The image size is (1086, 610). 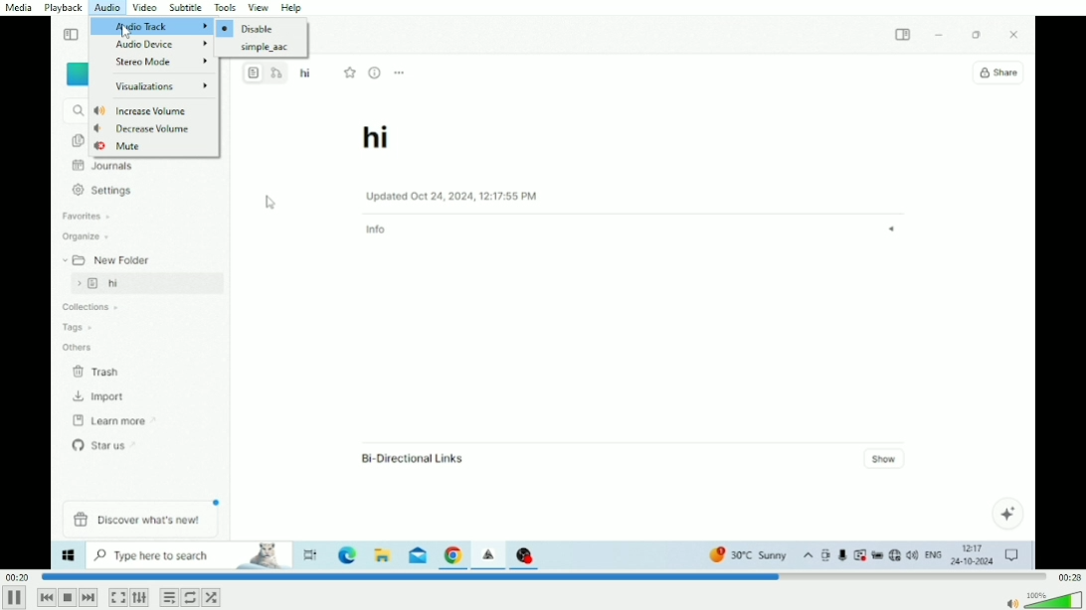 I want to click on Random, so click(x=211, y=597).